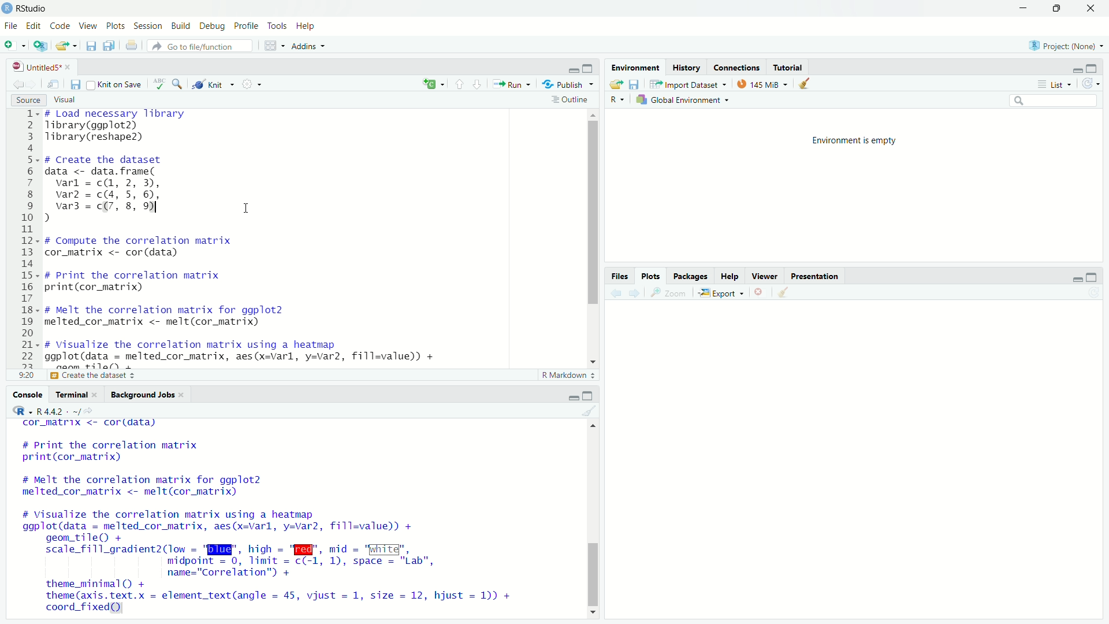 The height and width of the screenshot is (624, 1109). What do you see at coordinates (66, 100) in the screenshot?
I see `visual` at bounding box center [66, 100].